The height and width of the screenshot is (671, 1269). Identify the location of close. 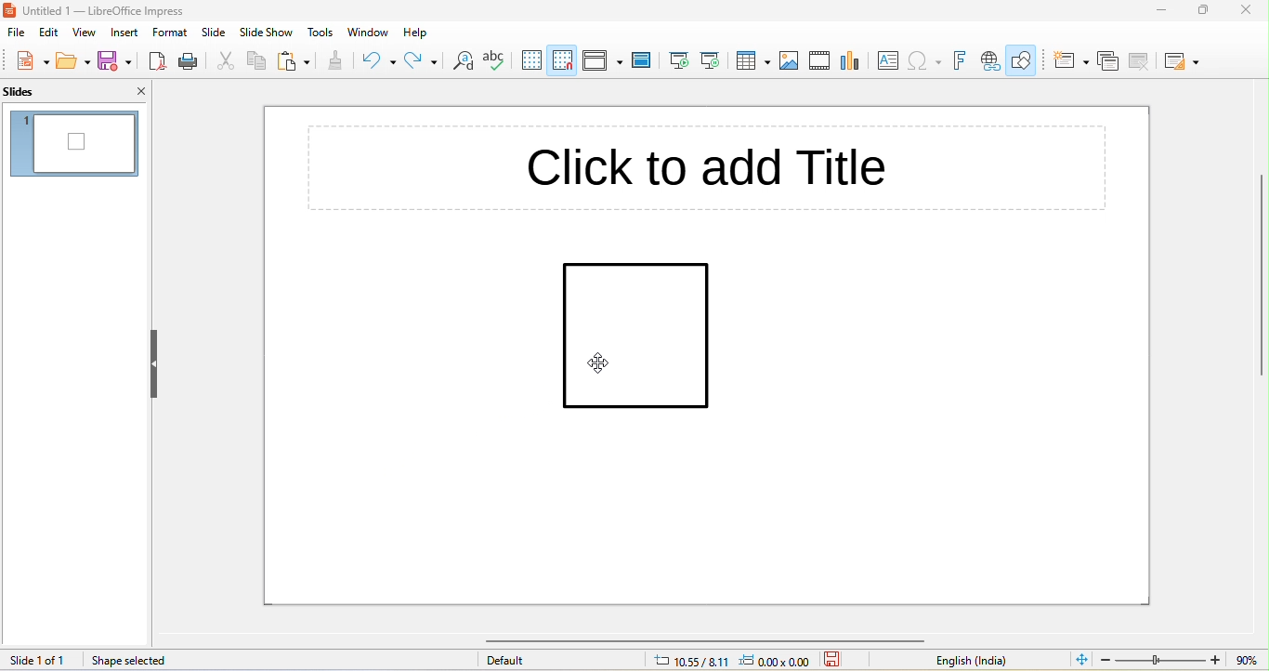
(128, 90).